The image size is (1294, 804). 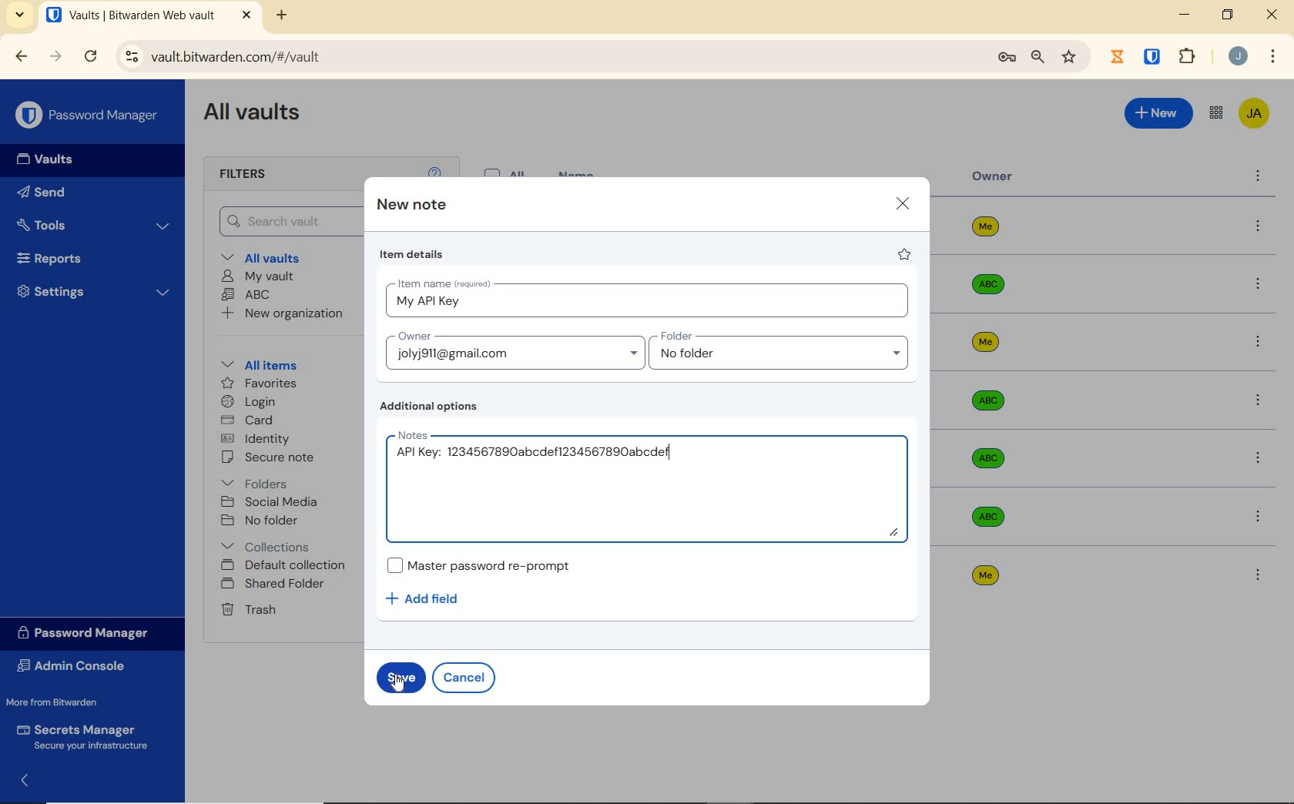 I want to click on ABC, so click(x=249, y=296).